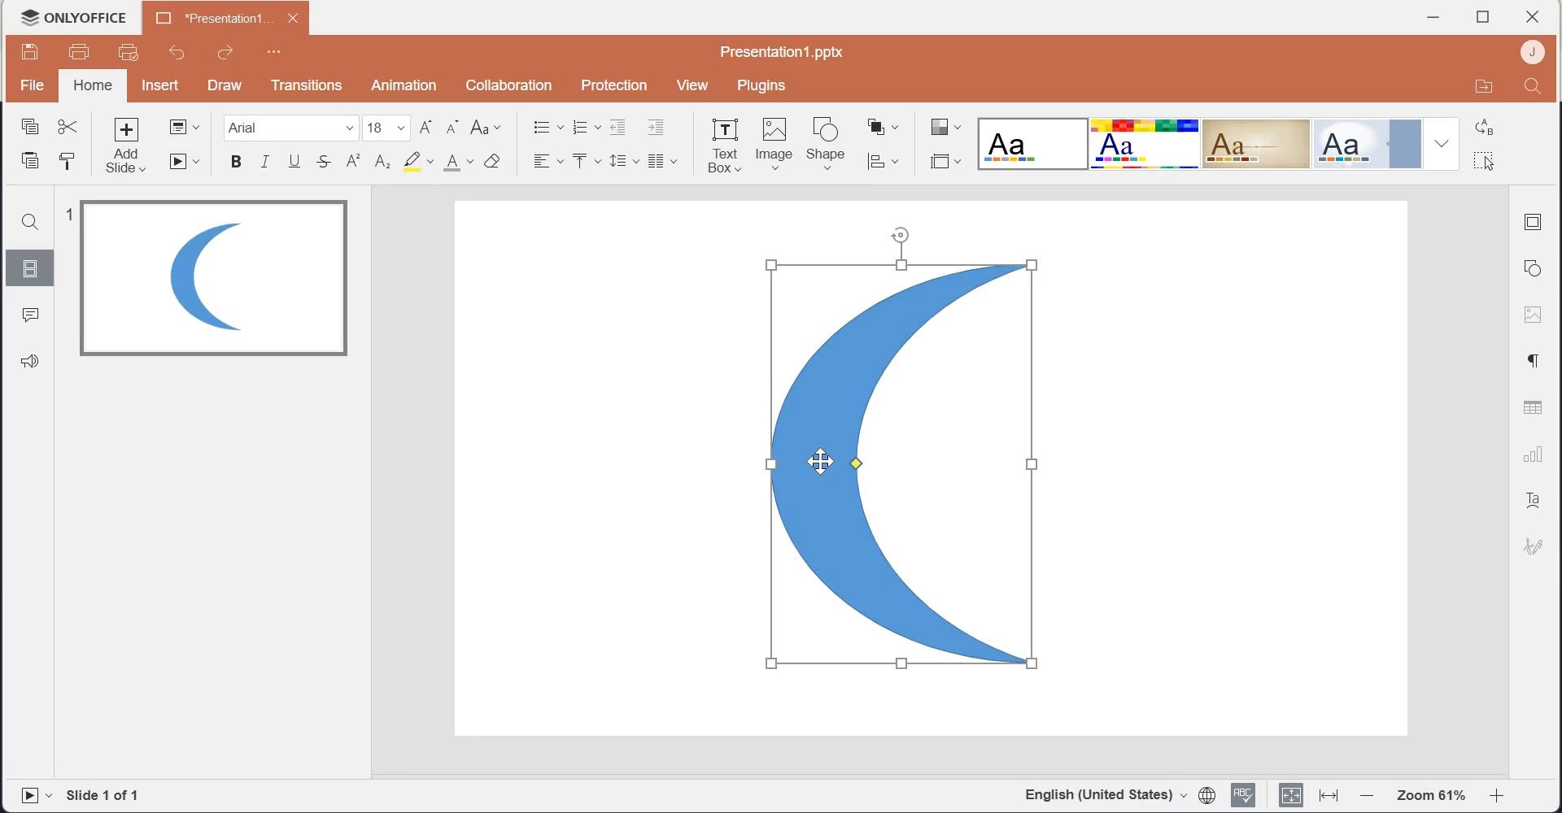  What do you see at coordinates (459, 161) in the screenshot?
I see `Font color` at bounding box center [459, 161].